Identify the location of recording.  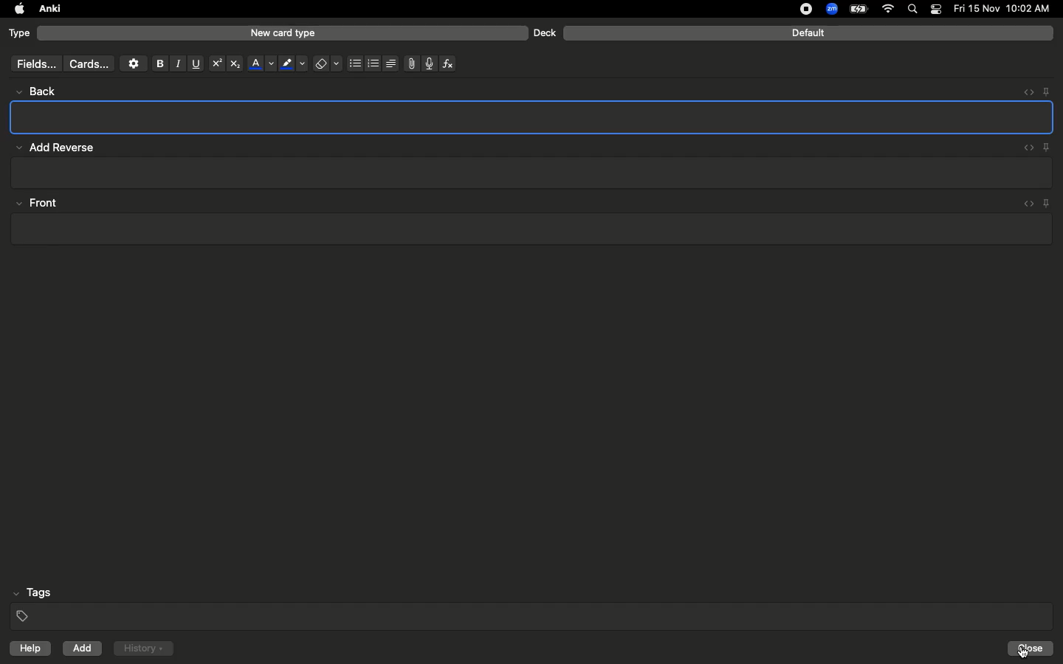
(797, 9).